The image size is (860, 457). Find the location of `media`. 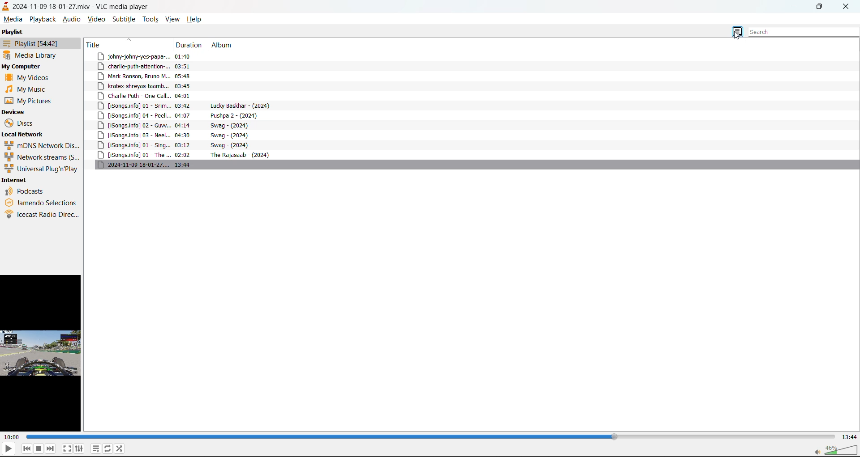

media is located at coordinates (11, 19).